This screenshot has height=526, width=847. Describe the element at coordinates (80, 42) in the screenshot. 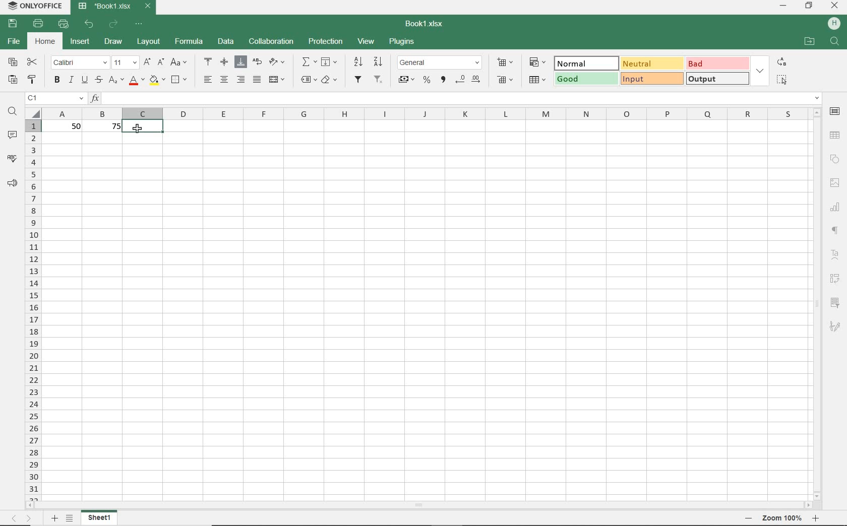

I see `insert` at that location.